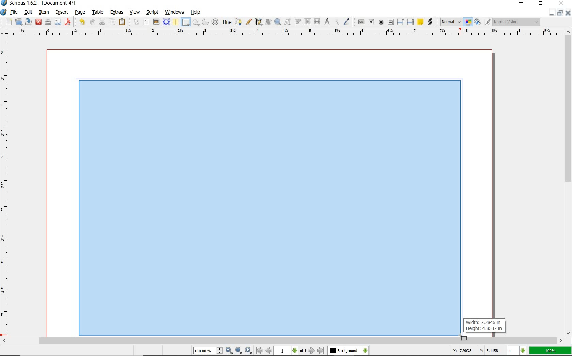 This screenshot has height=356, width=572. Describe the element at coordinates (205, 21) in the screenshot. I see `arc` at that location.